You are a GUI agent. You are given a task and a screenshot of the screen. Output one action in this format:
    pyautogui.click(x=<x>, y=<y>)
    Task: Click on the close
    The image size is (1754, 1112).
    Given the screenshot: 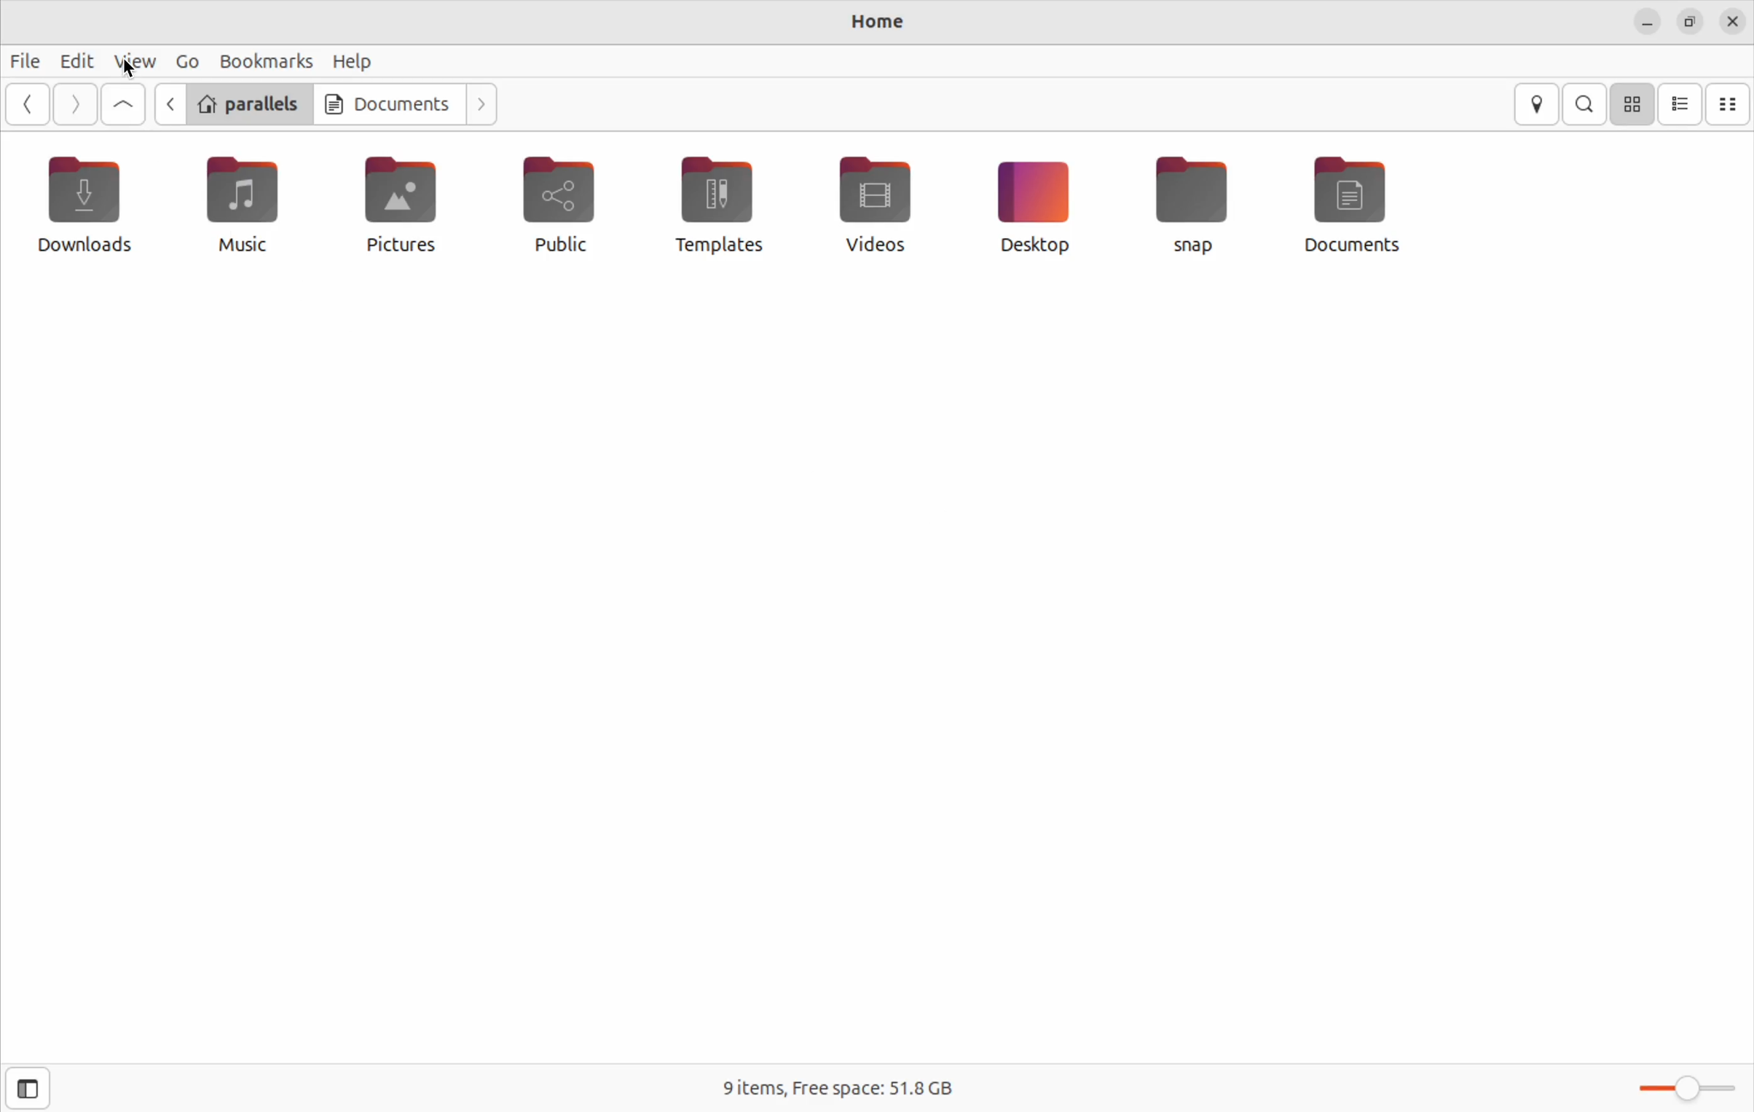 What is the action you would take?
    pyautogui.click(x=1734, y=23)
    